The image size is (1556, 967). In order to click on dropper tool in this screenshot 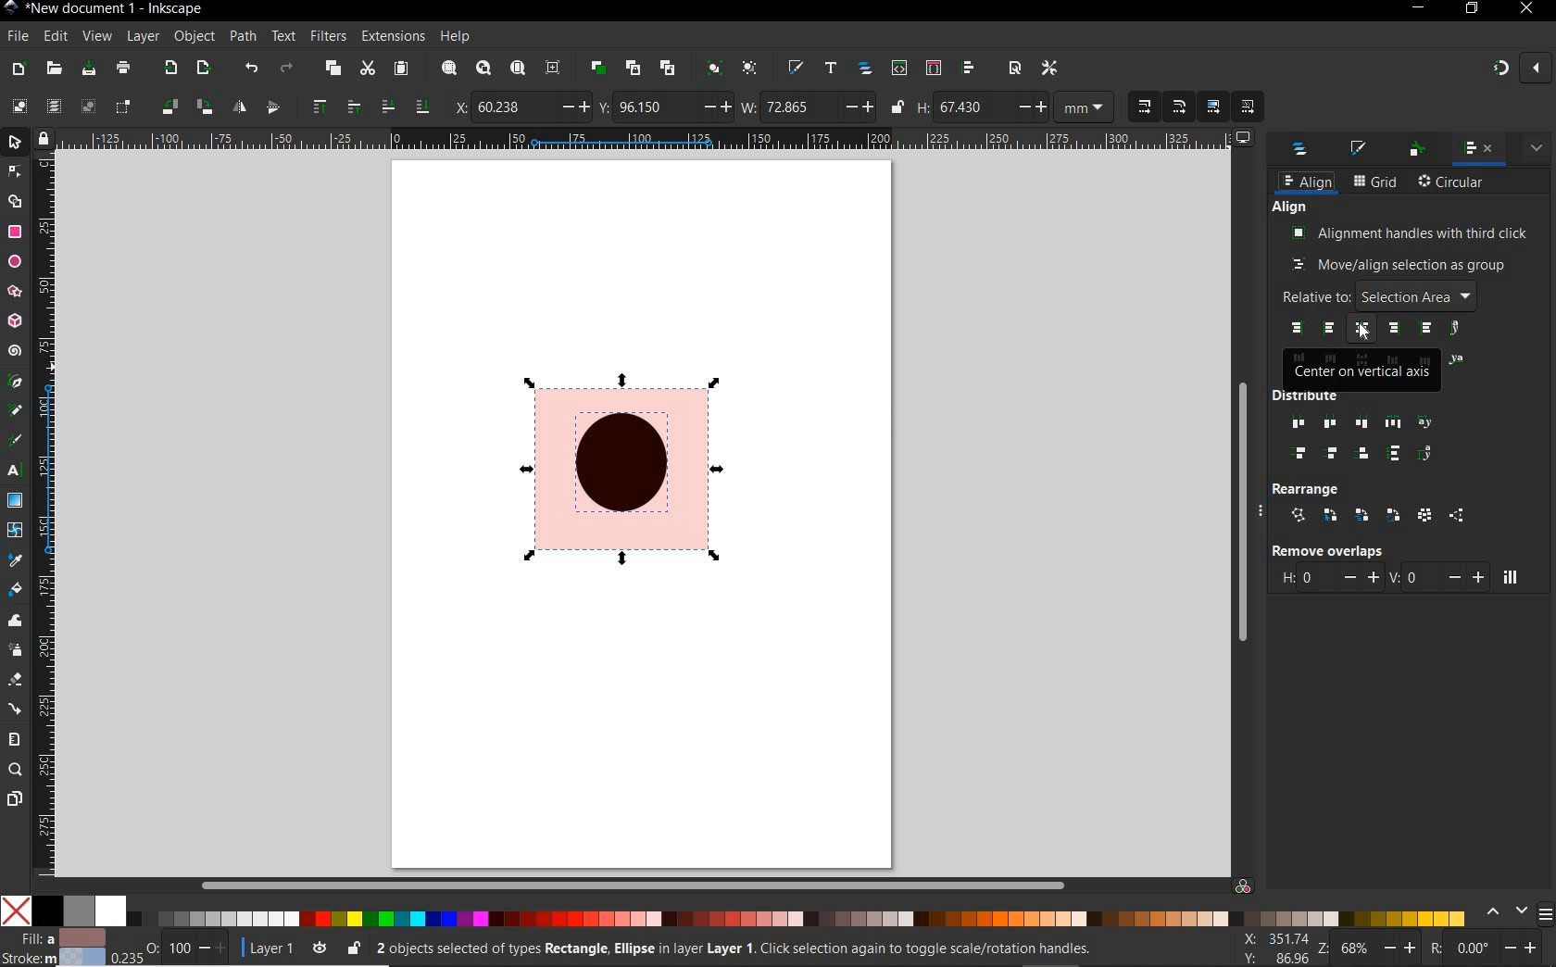, I will do `click(13, 558)`.